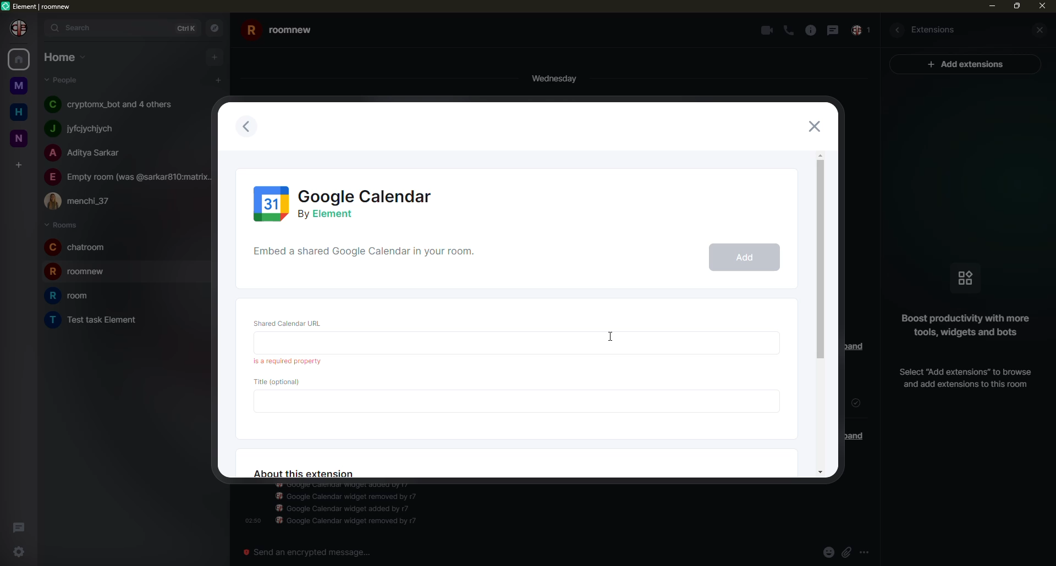 Image resolution: width=1056 pixels, height=566 pixels. Describe the element at coordinates (550, 77) in the screenshot. I see `day` at that location.